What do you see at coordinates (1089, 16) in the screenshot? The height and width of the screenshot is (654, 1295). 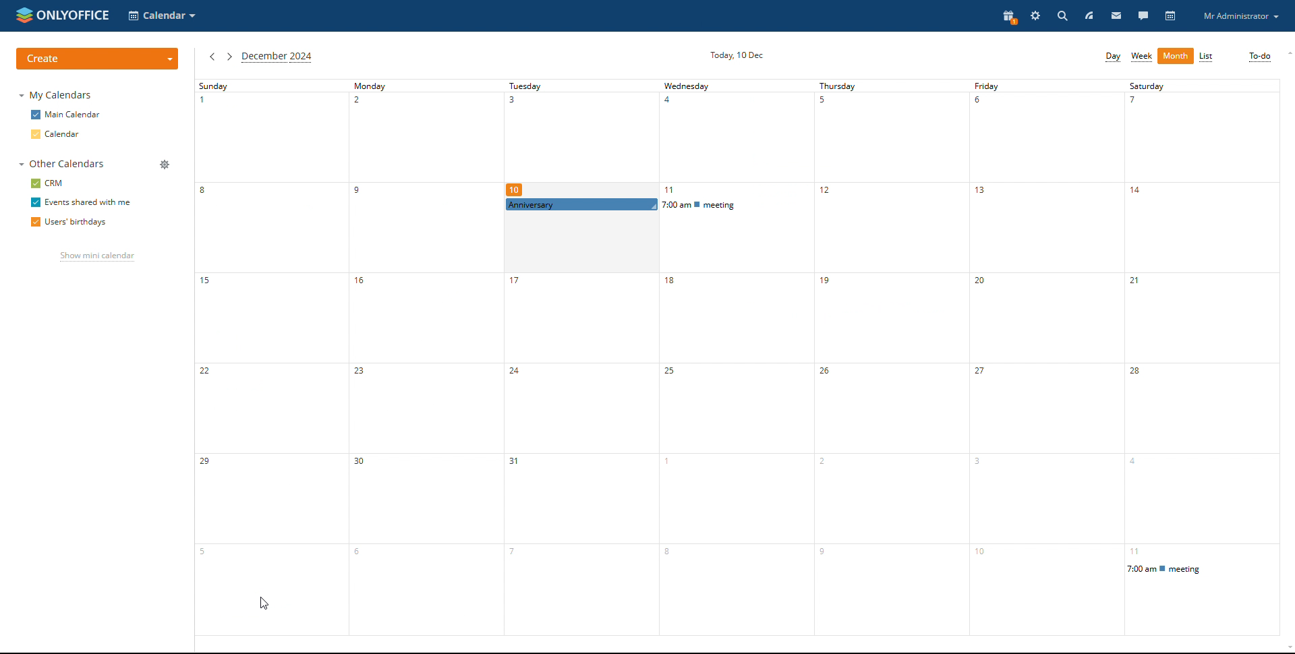 I see `feed` at bounding box center [1089, 16].